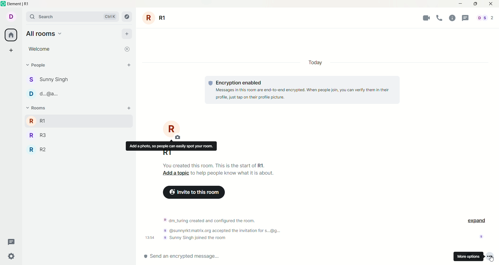  What do you see at coordinates (461, 4) in the screenshot?
I see `minimize` at bounding box center [461, 4].